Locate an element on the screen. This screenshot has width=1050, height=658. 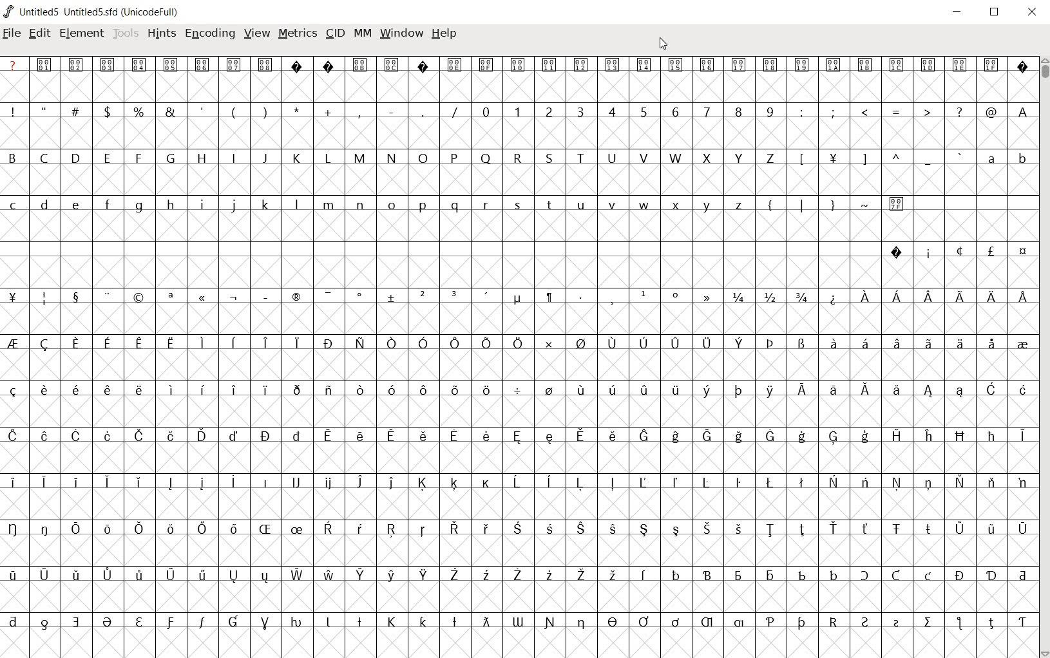
Symbol is located at coordinates (171, 390).